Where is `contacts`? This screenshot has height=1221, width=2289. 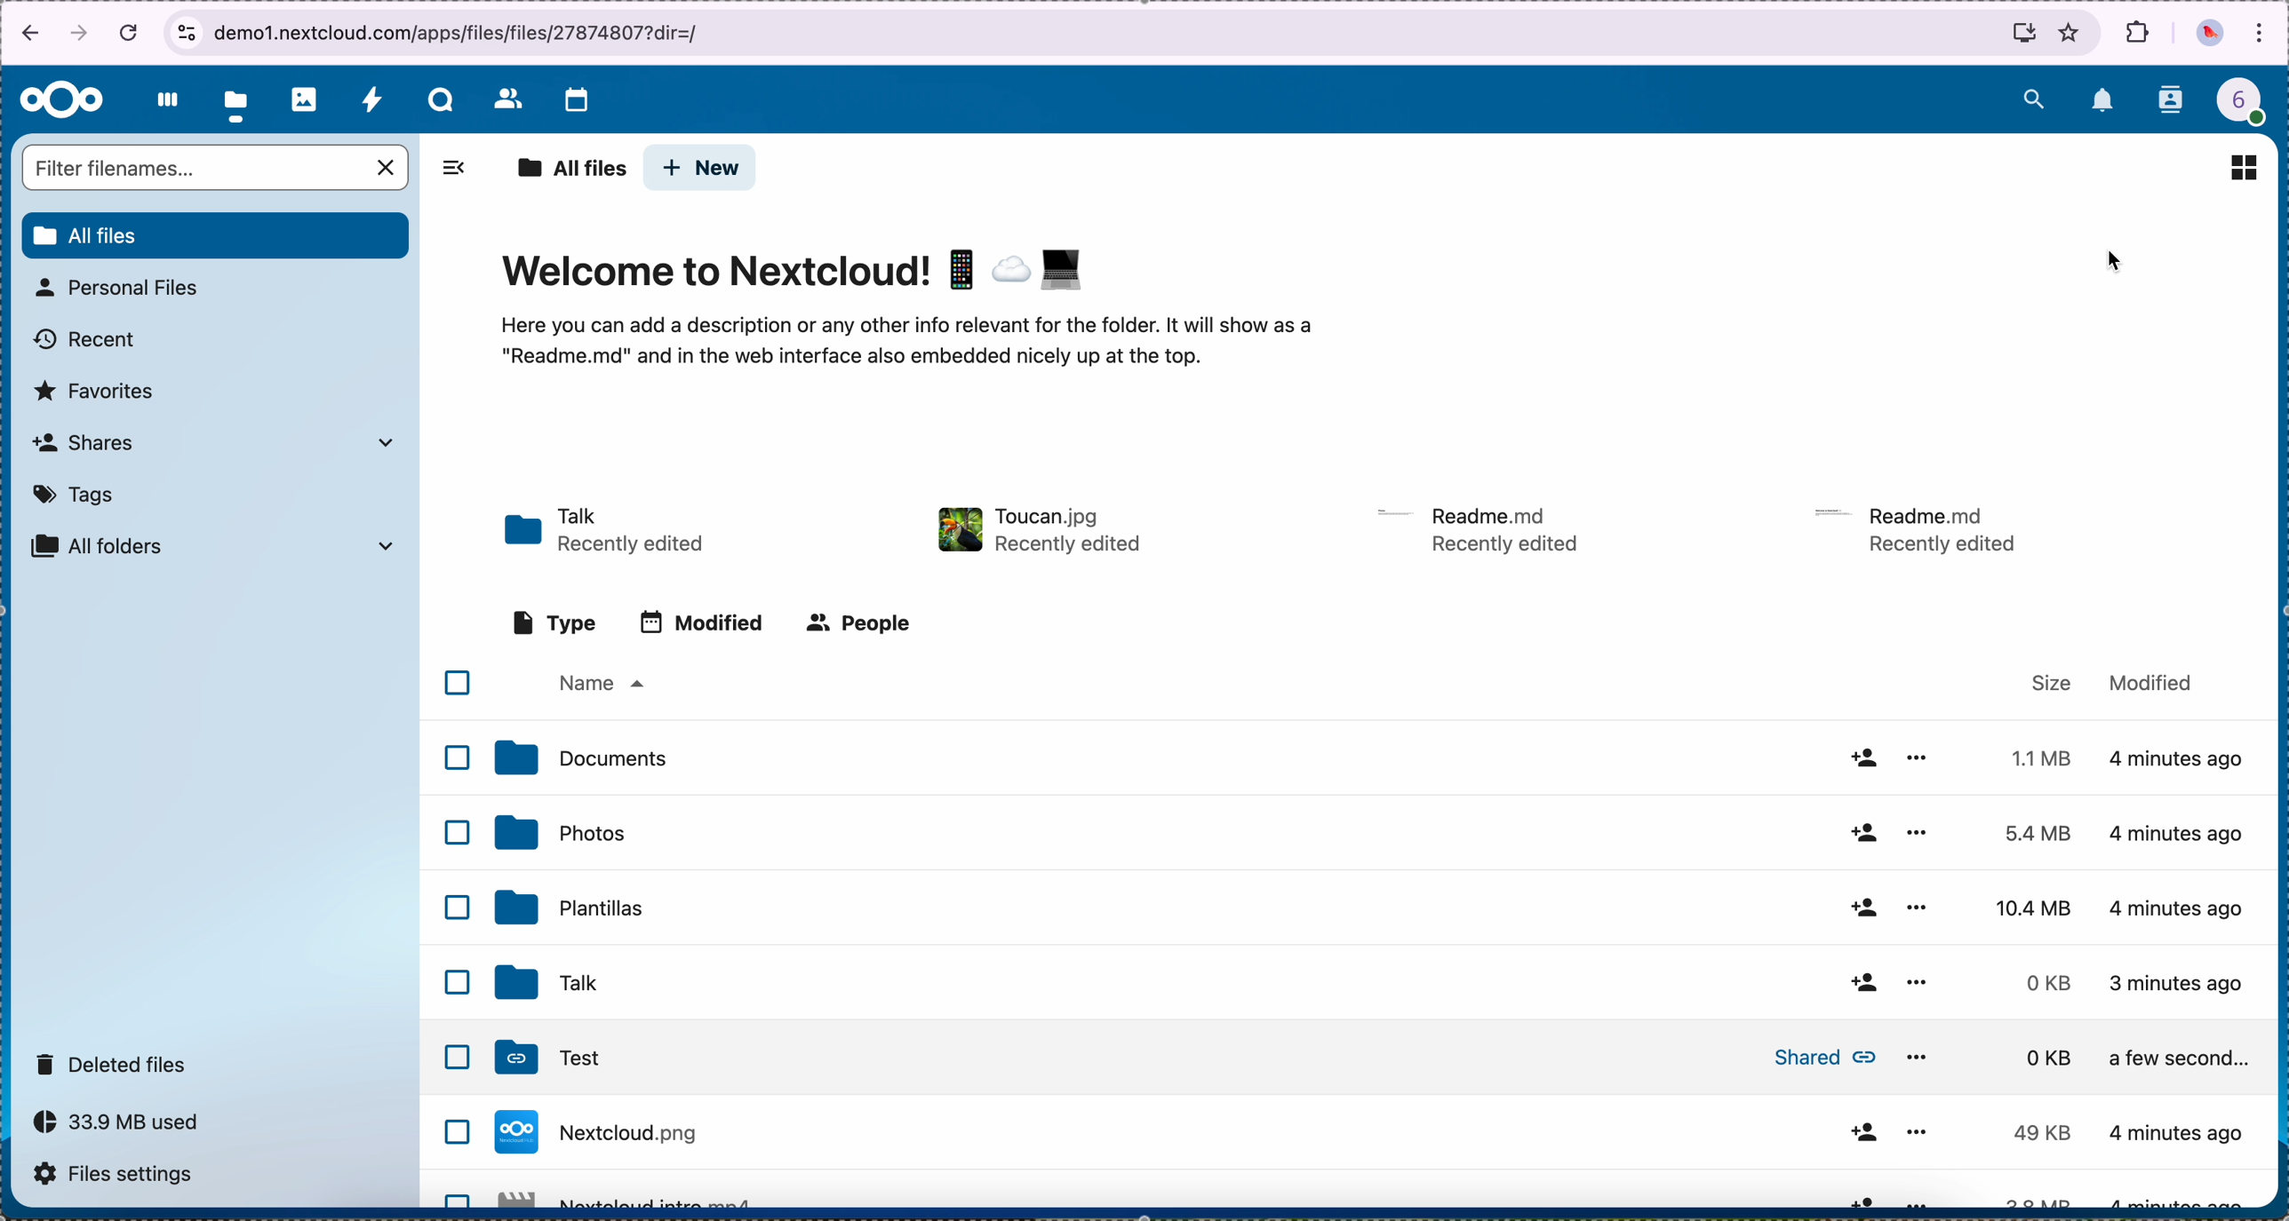
contacts is located at coordinates (2173, 101).